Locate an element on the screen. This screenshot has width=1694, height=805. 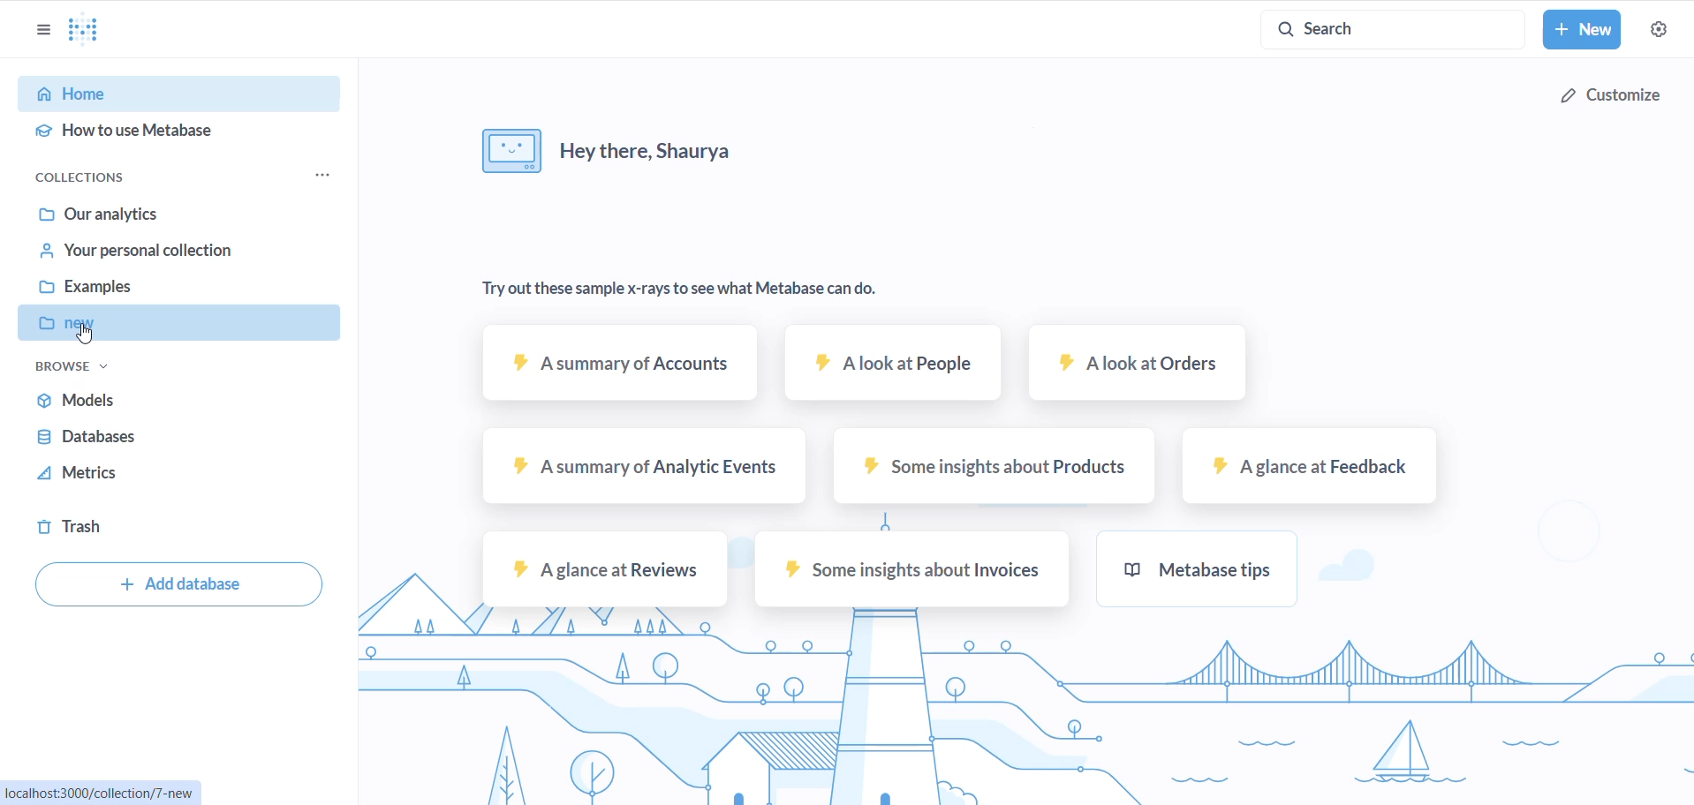
collection options is located at coordinates (322, 177).